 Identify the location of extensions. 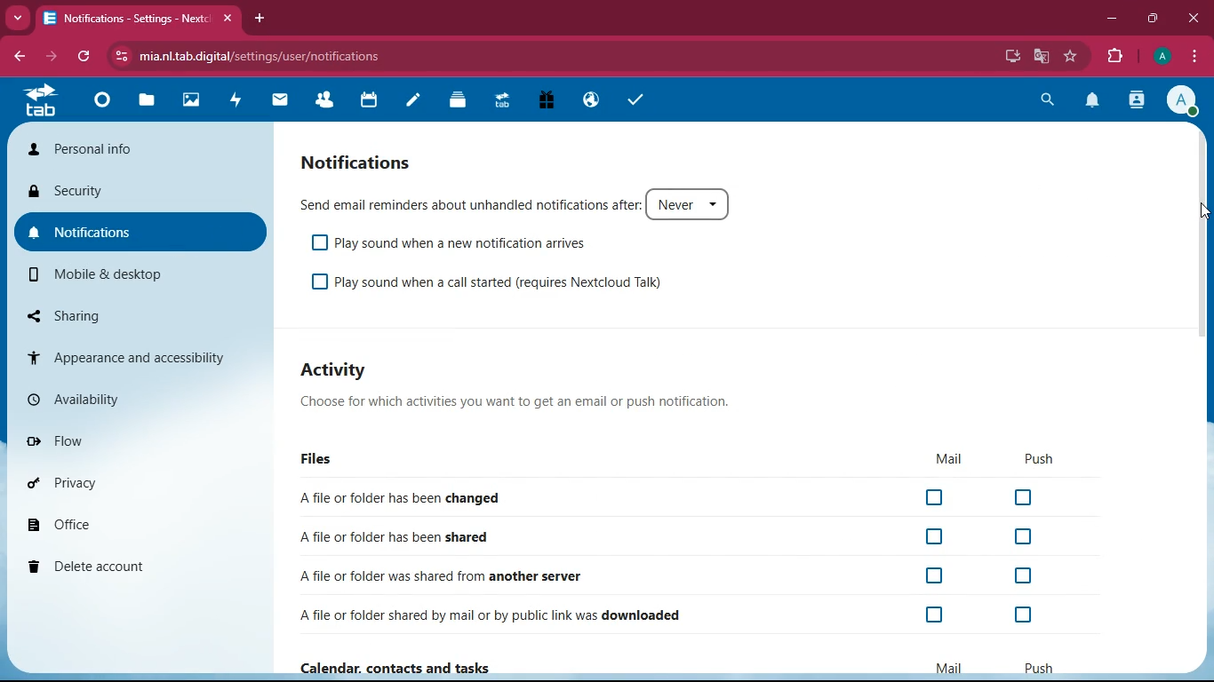
(1115, 59).